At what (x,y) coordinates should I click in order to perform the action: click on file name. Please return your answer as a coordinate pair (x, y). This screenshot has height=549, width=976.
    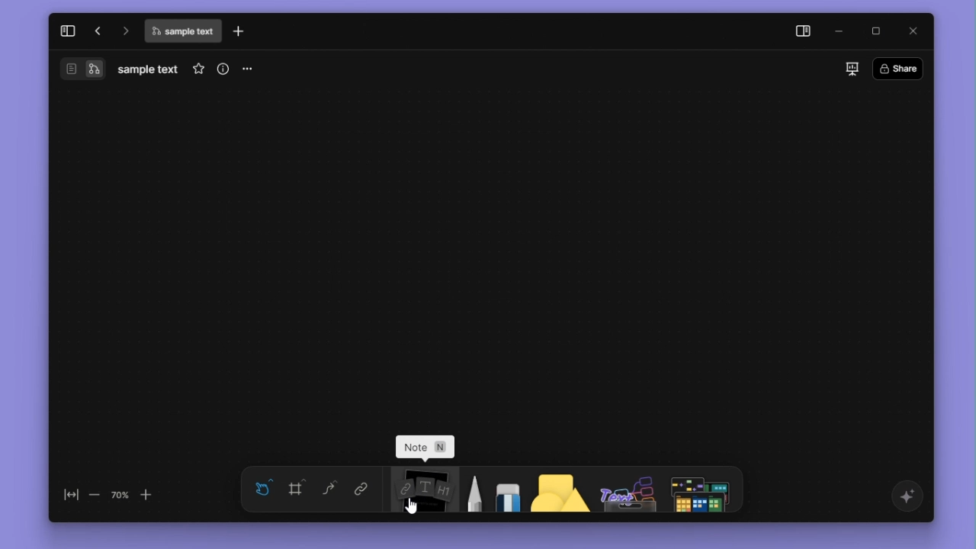
    Looking at the image, I should click on (182, 33).